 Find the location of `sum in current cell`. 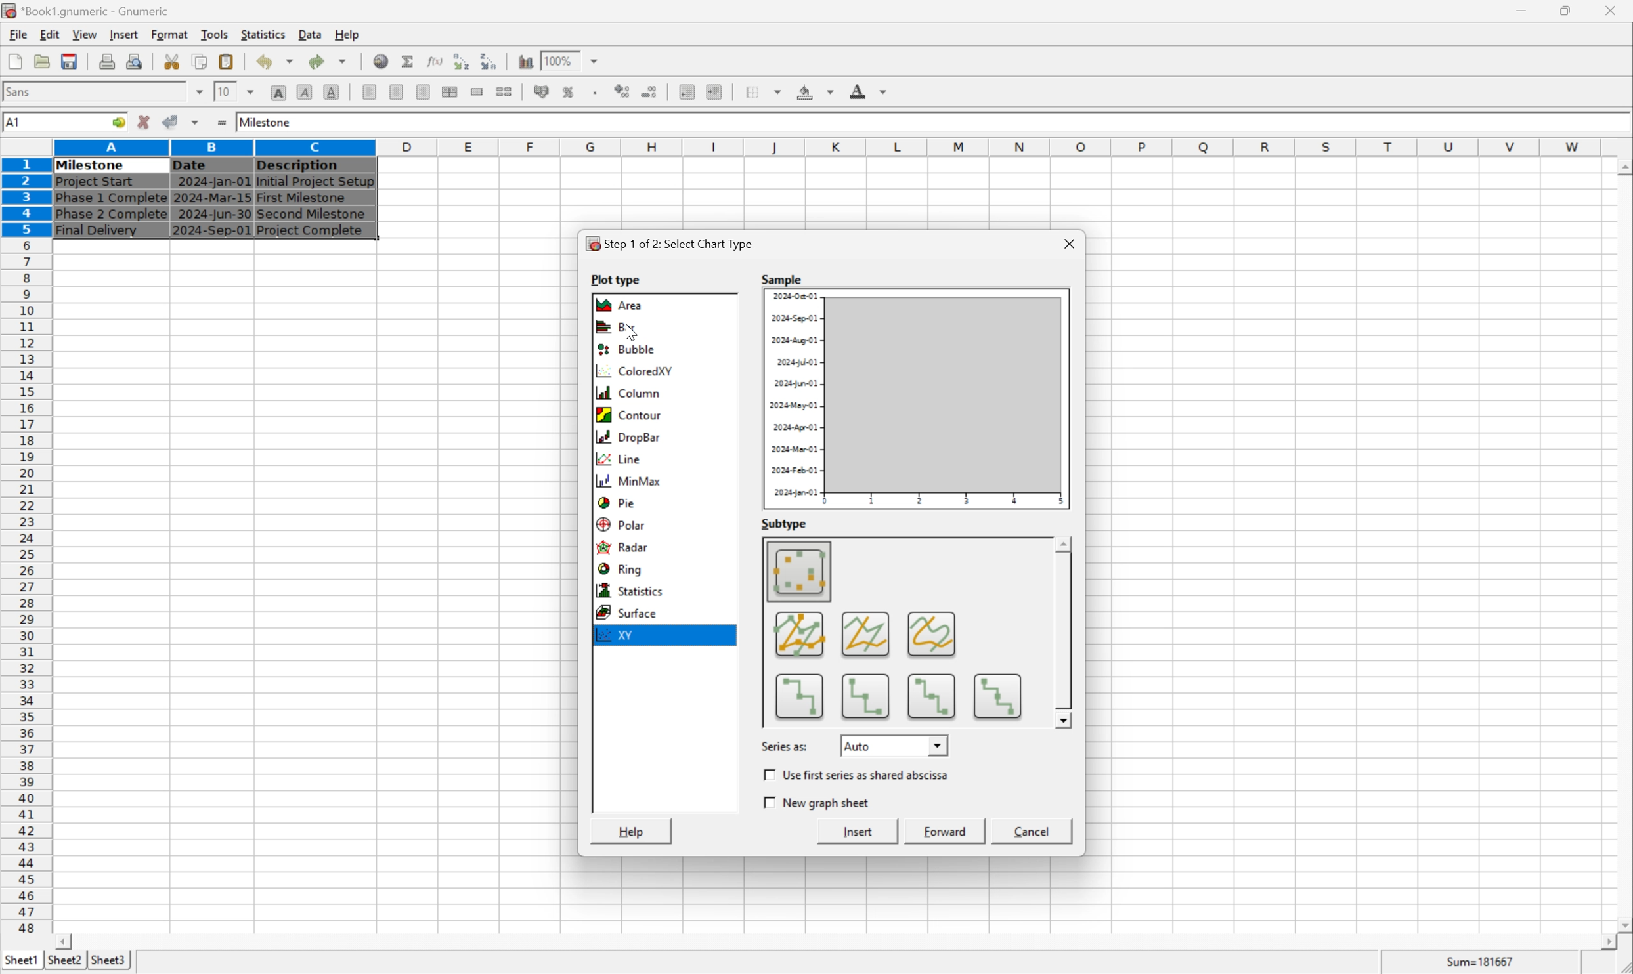

sum in current cell is located at coordinates (409, 61).